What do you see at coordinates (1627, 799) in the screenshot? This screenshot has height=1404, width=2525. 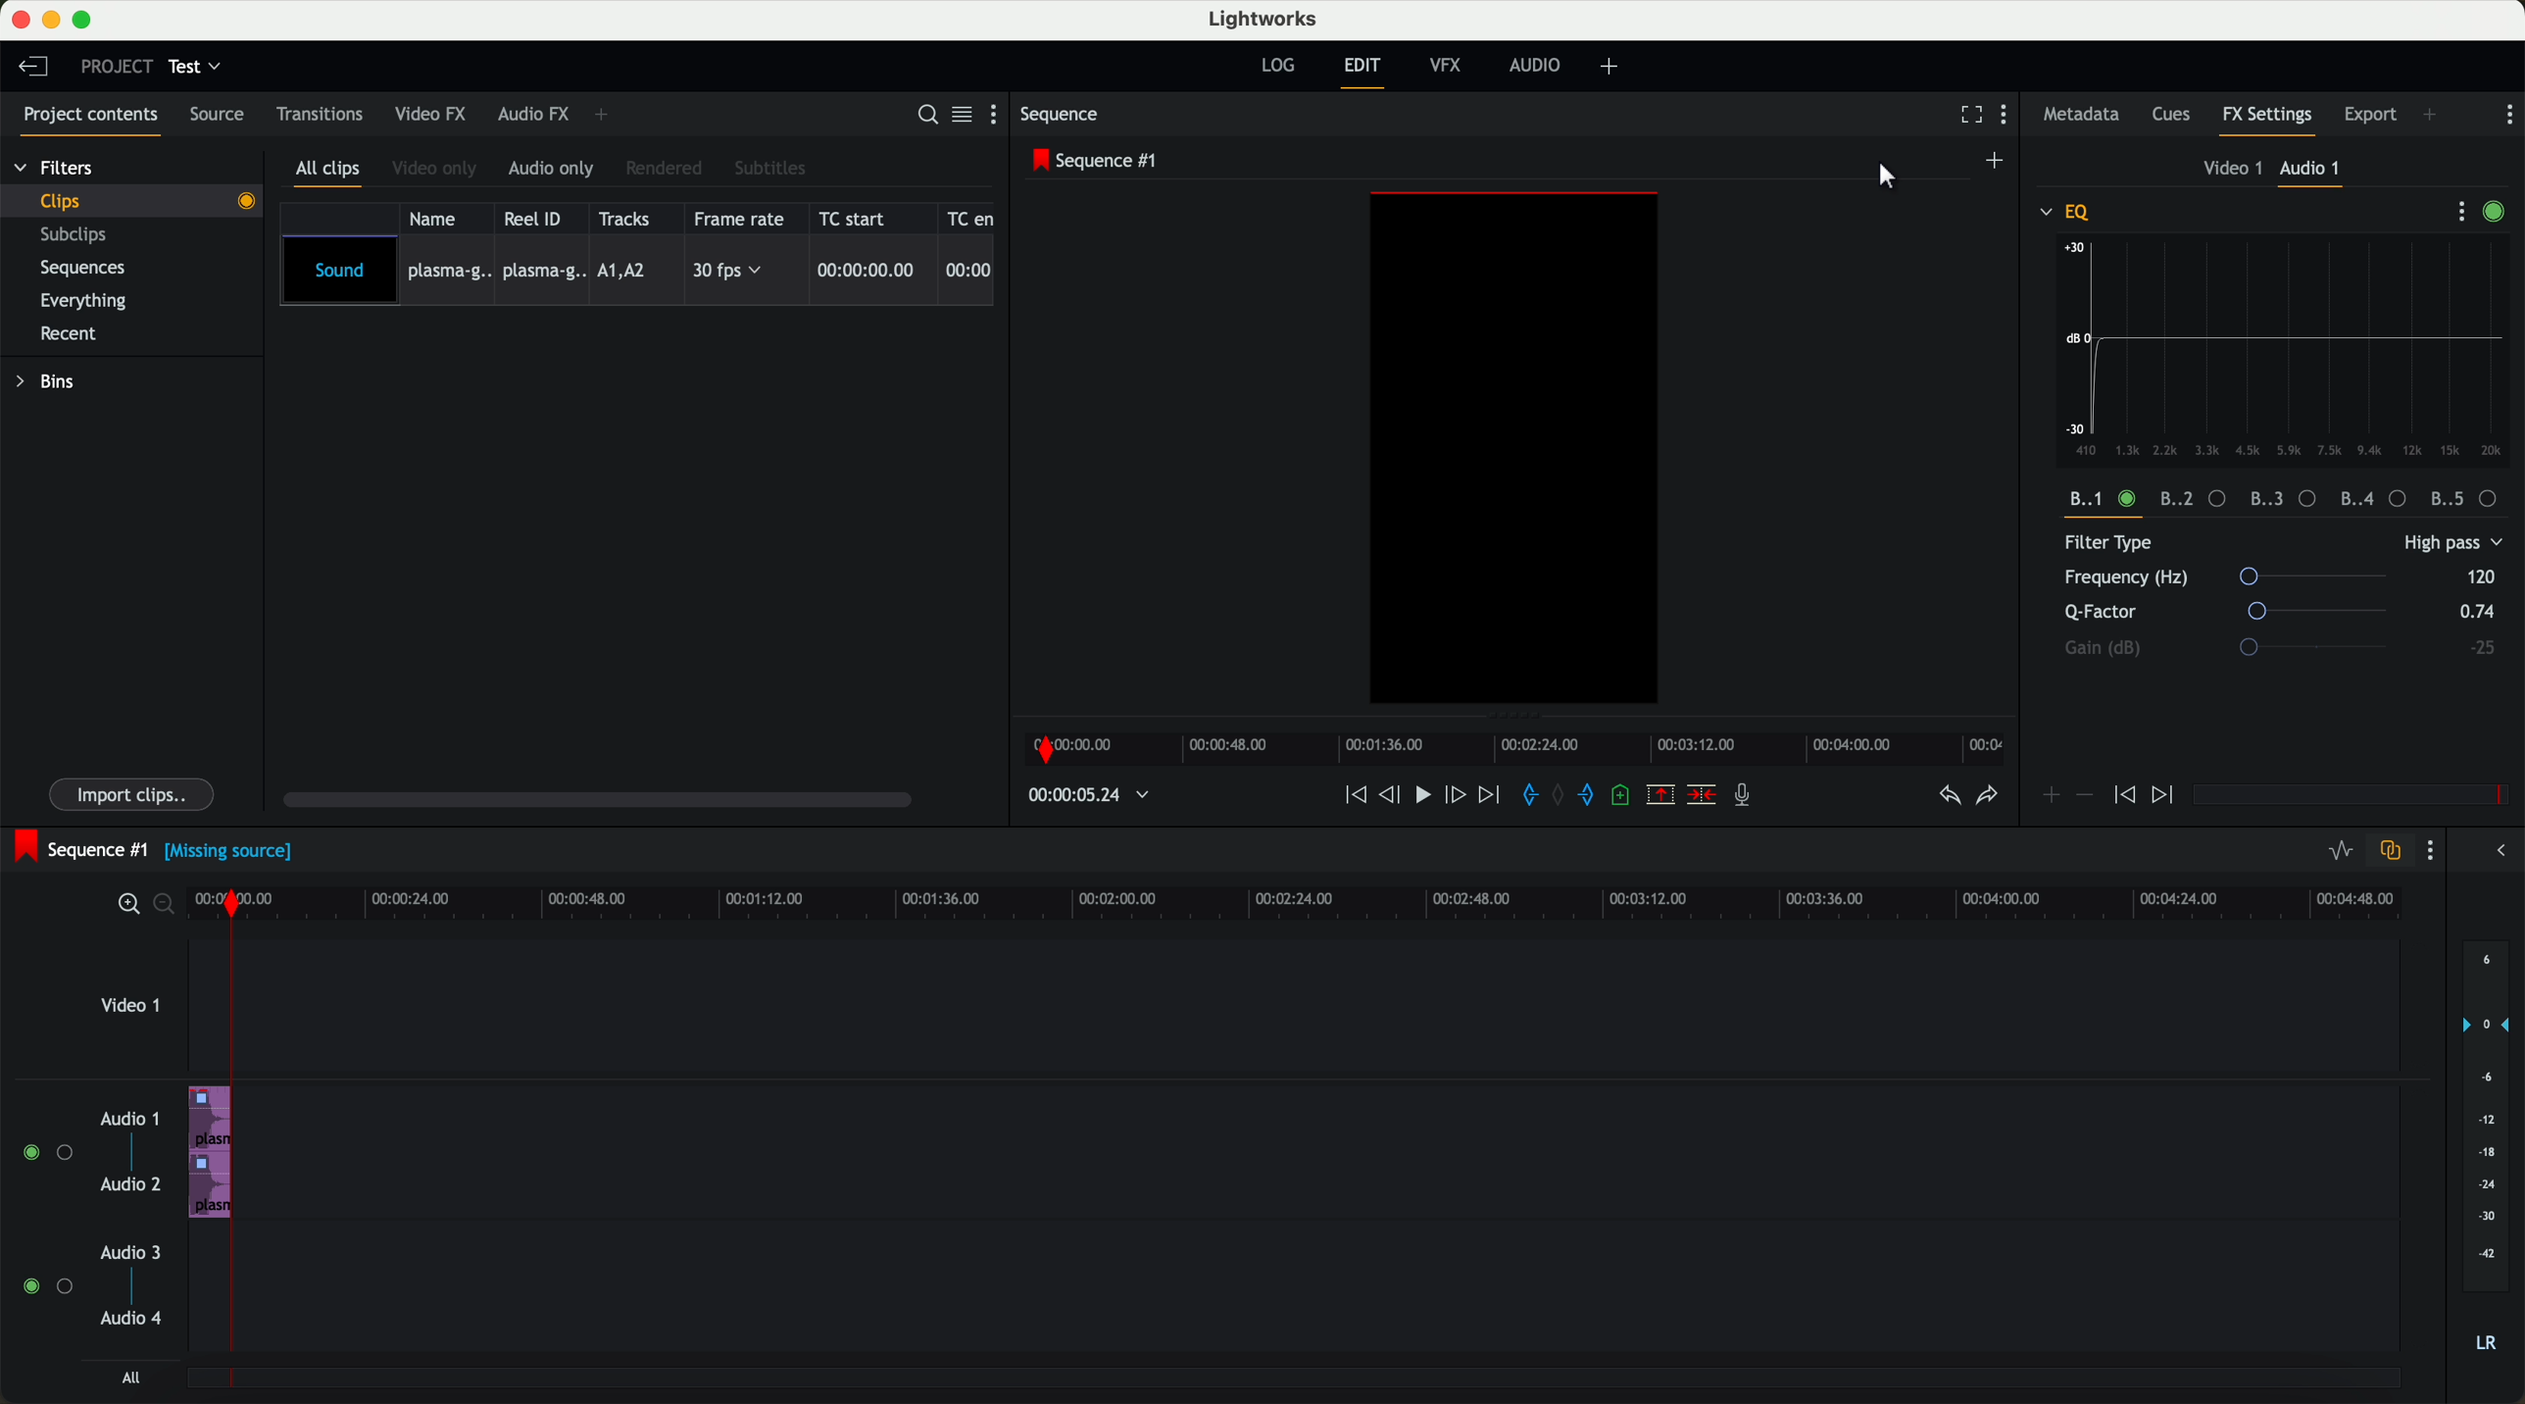 I see `add a cue at the current position` at bounding box center [1627, 799].